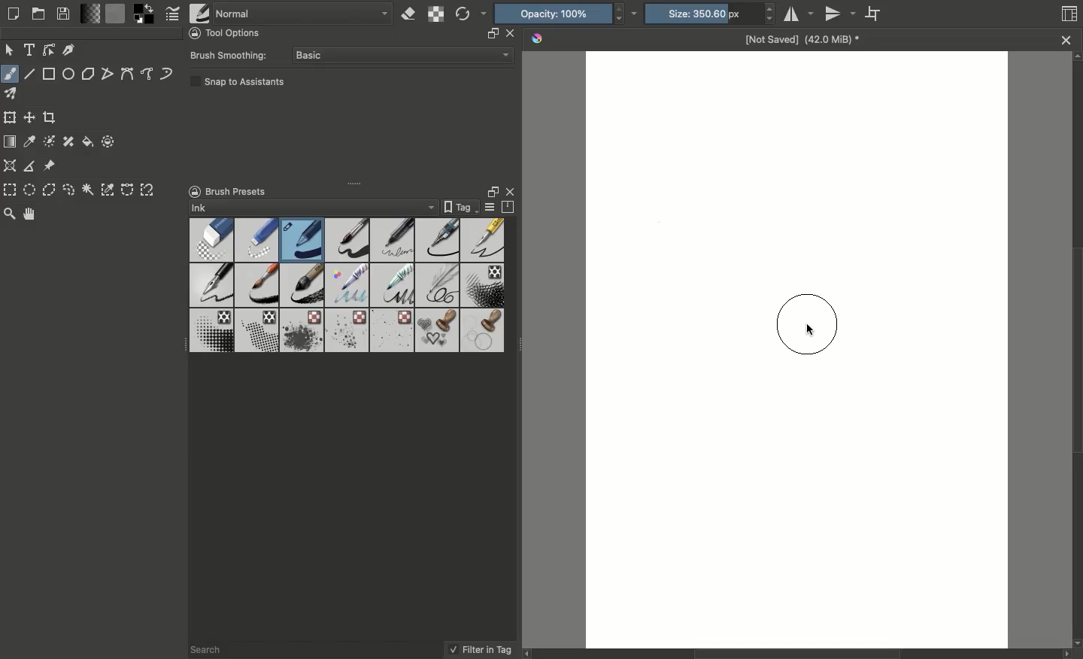 The image size is (1083, 659). I want to click on Polygonal selection tool, so click(50, 189).